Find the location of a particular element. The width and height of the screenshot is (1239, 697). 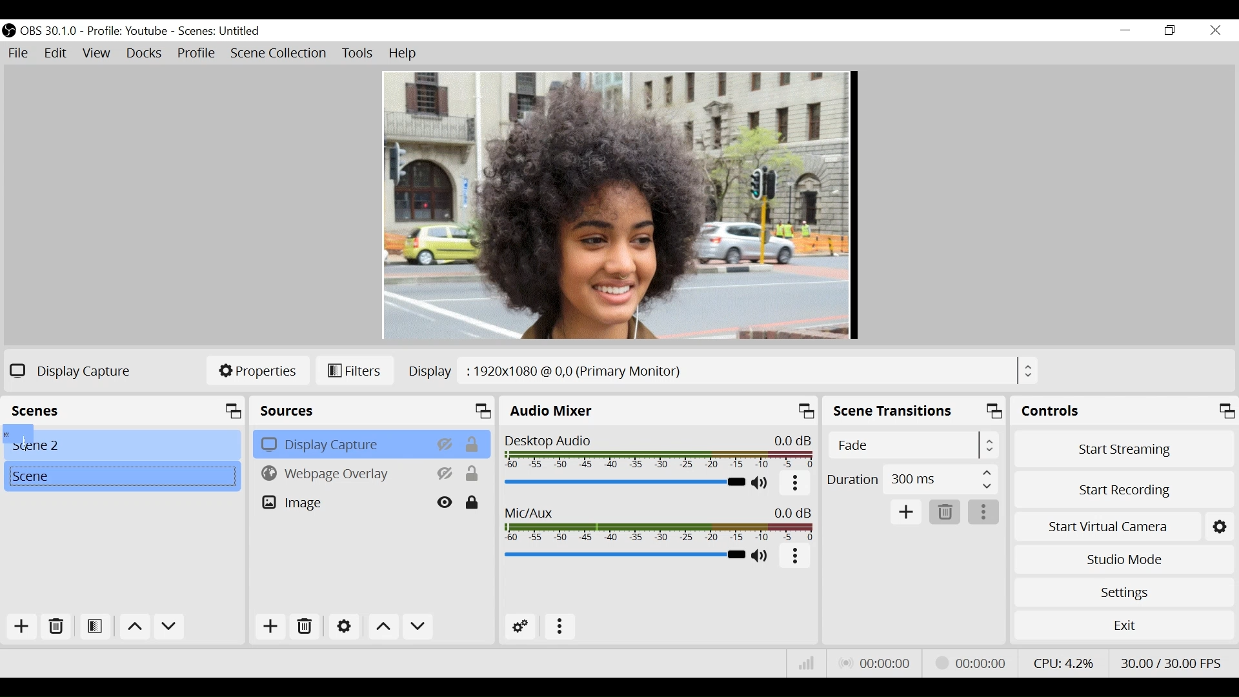

Profile is located at coordinates (196, 54).